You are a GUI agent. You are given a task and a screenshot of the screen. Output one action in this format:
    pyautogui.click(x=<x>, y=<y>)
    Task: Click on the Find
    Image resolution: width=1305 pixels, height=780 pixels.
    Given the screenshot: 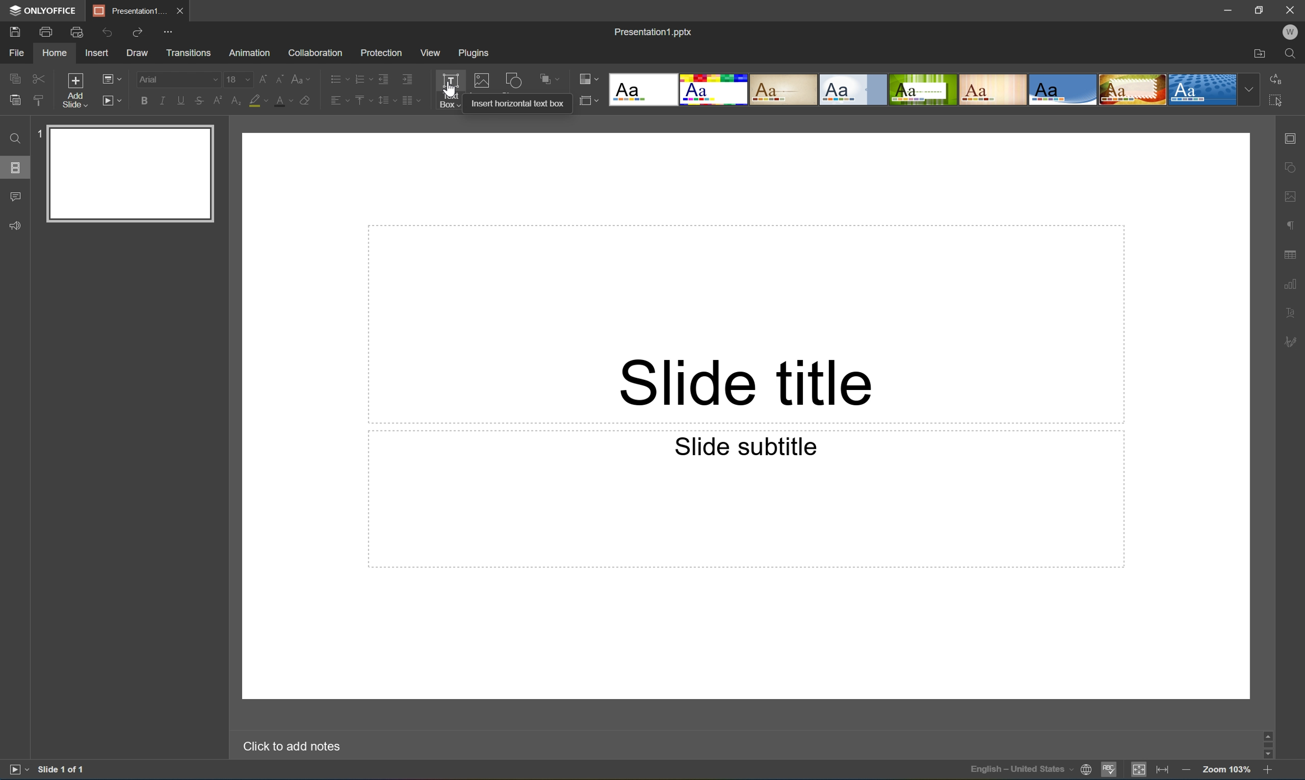 What is the action you would take?
    pyautogui.click(x=1294, y=54)
    